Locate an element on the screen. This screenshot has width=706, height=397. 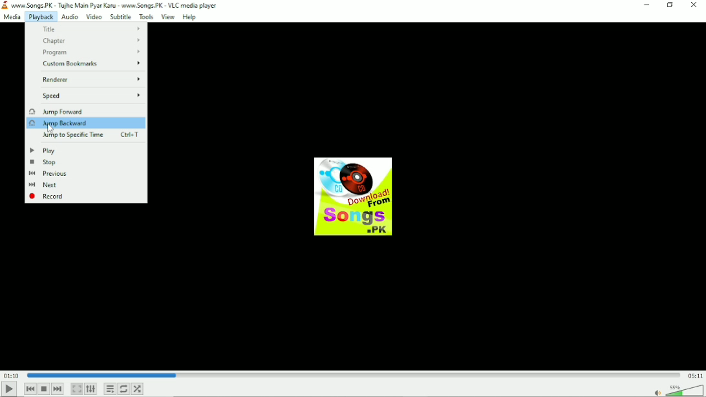
Previous is located at coordinates (49, 174).